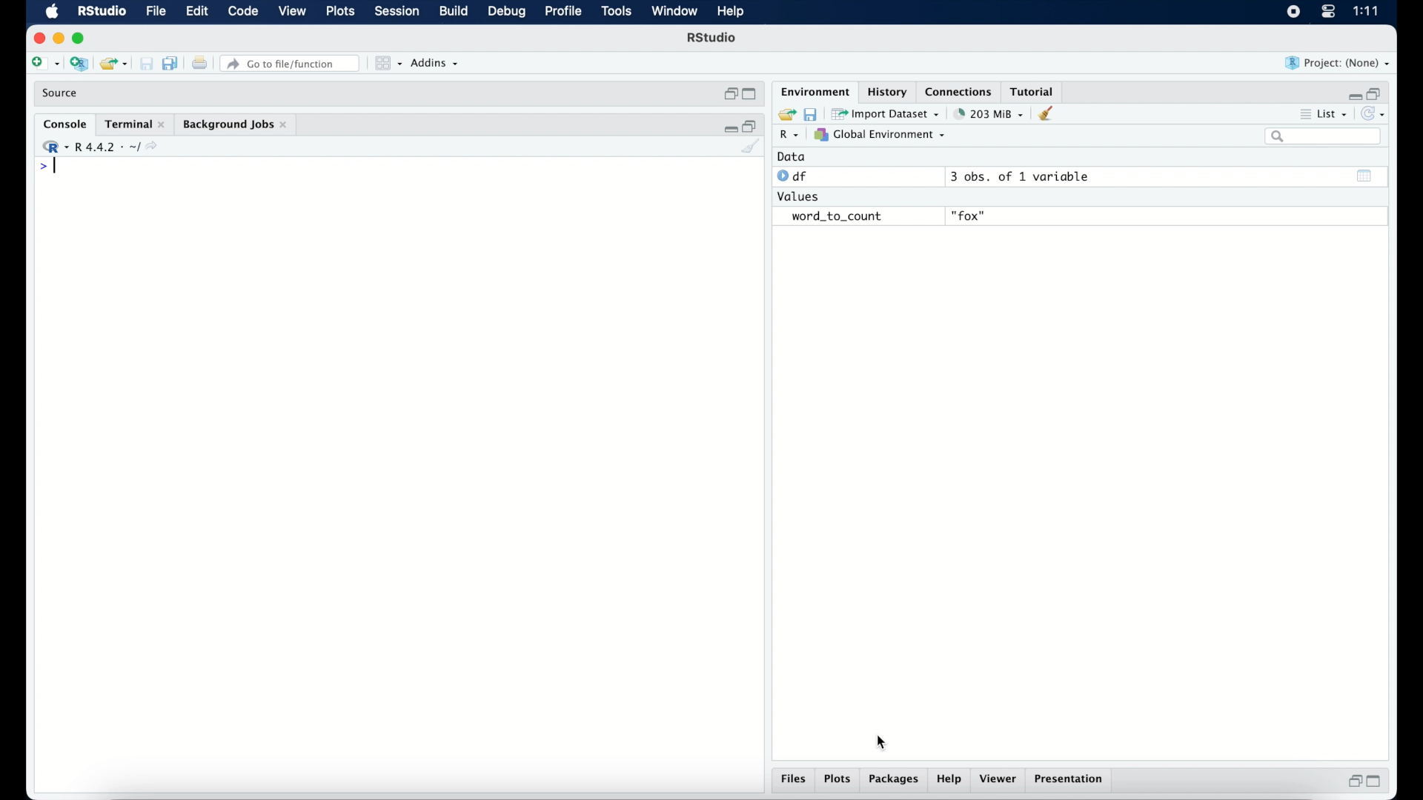  What do you see at coordinates (961, 90) in the screenshot?
I see `connections` at bounding box center [961, 90].